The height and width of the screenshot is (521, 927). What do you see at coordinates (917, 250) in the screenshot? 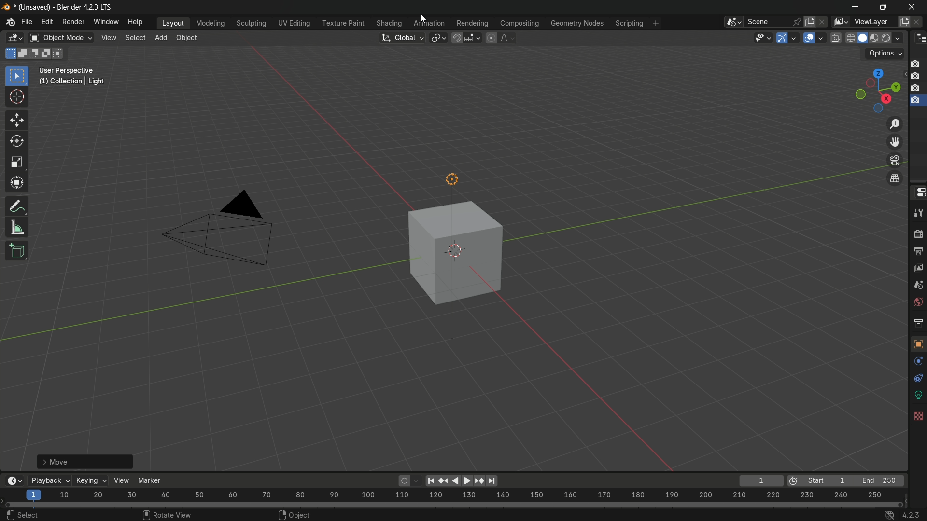
I see `output` at bounding box center [917, 250].